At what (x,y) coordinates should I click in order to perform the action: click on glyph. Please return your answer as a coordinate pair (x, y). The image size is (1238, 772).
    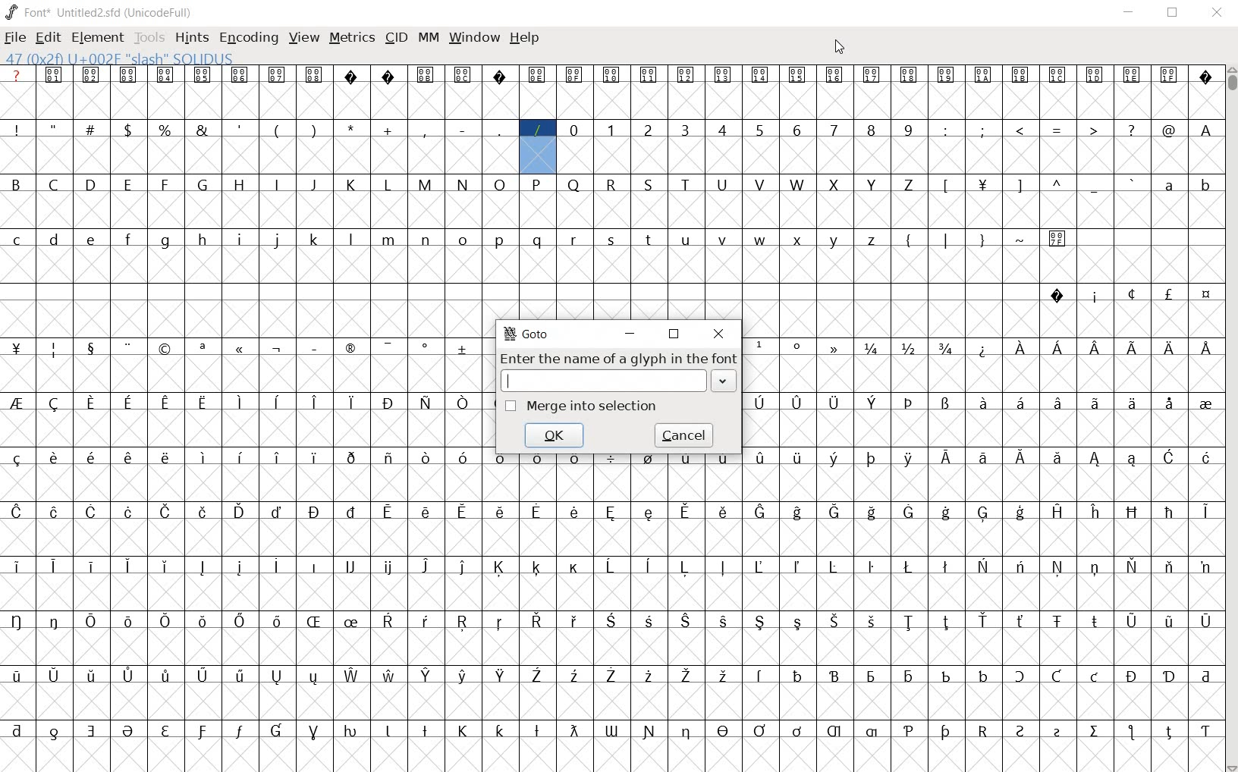
    Looking at the image, I should click on (17, 676).